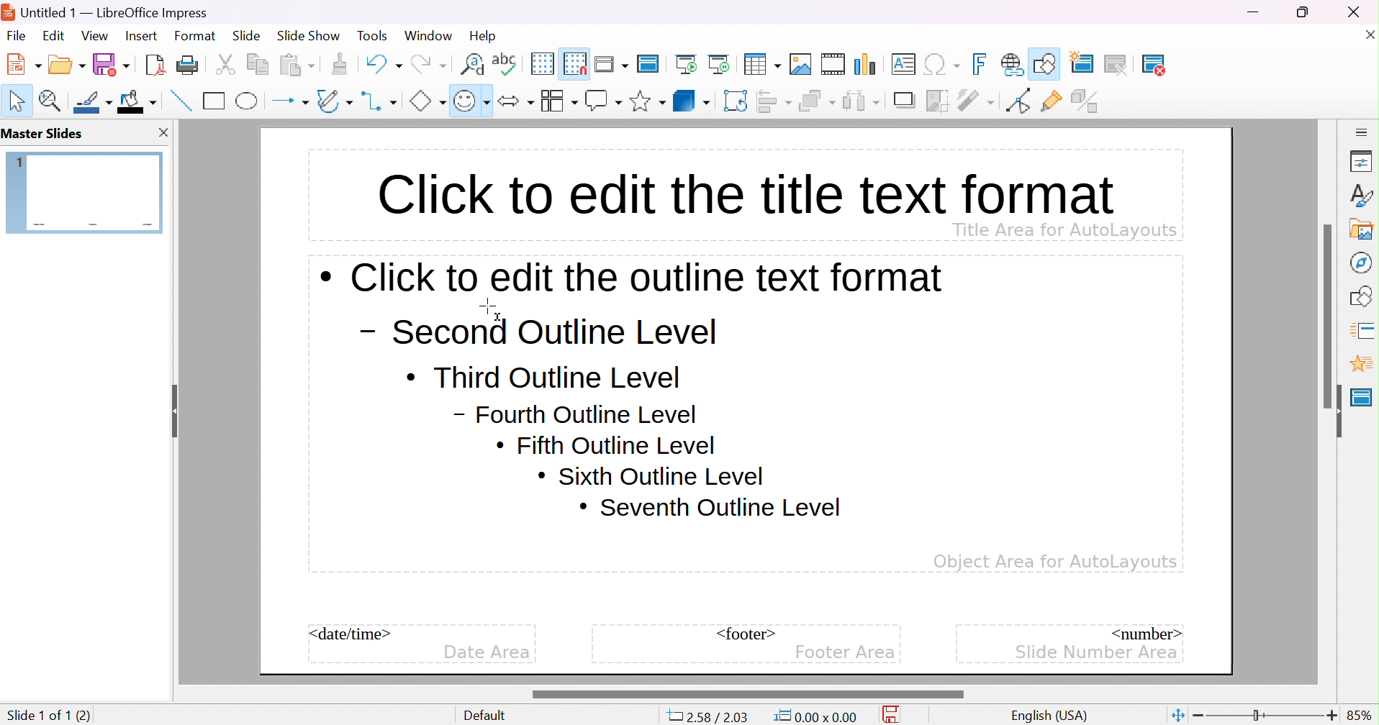 Image resolution: width=1379 pixels, height=725 pixels. What do you see at coordinates (541, 63) in the screenshot?
I see `display grid` at bounding box center [541, 63].